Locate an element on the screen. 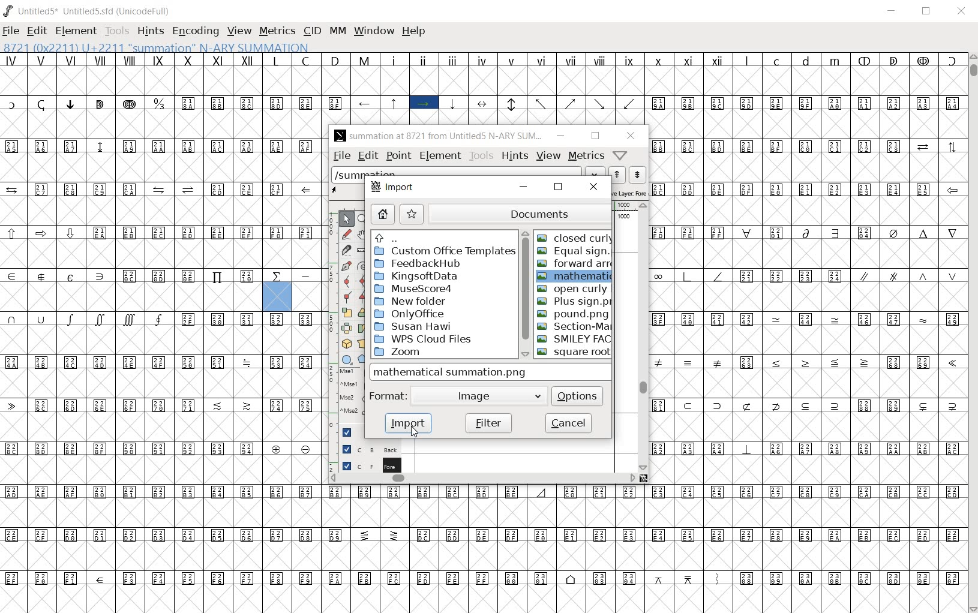 The width and height of the screenshot is (978, 613). background is located at coordinates (365, 447).